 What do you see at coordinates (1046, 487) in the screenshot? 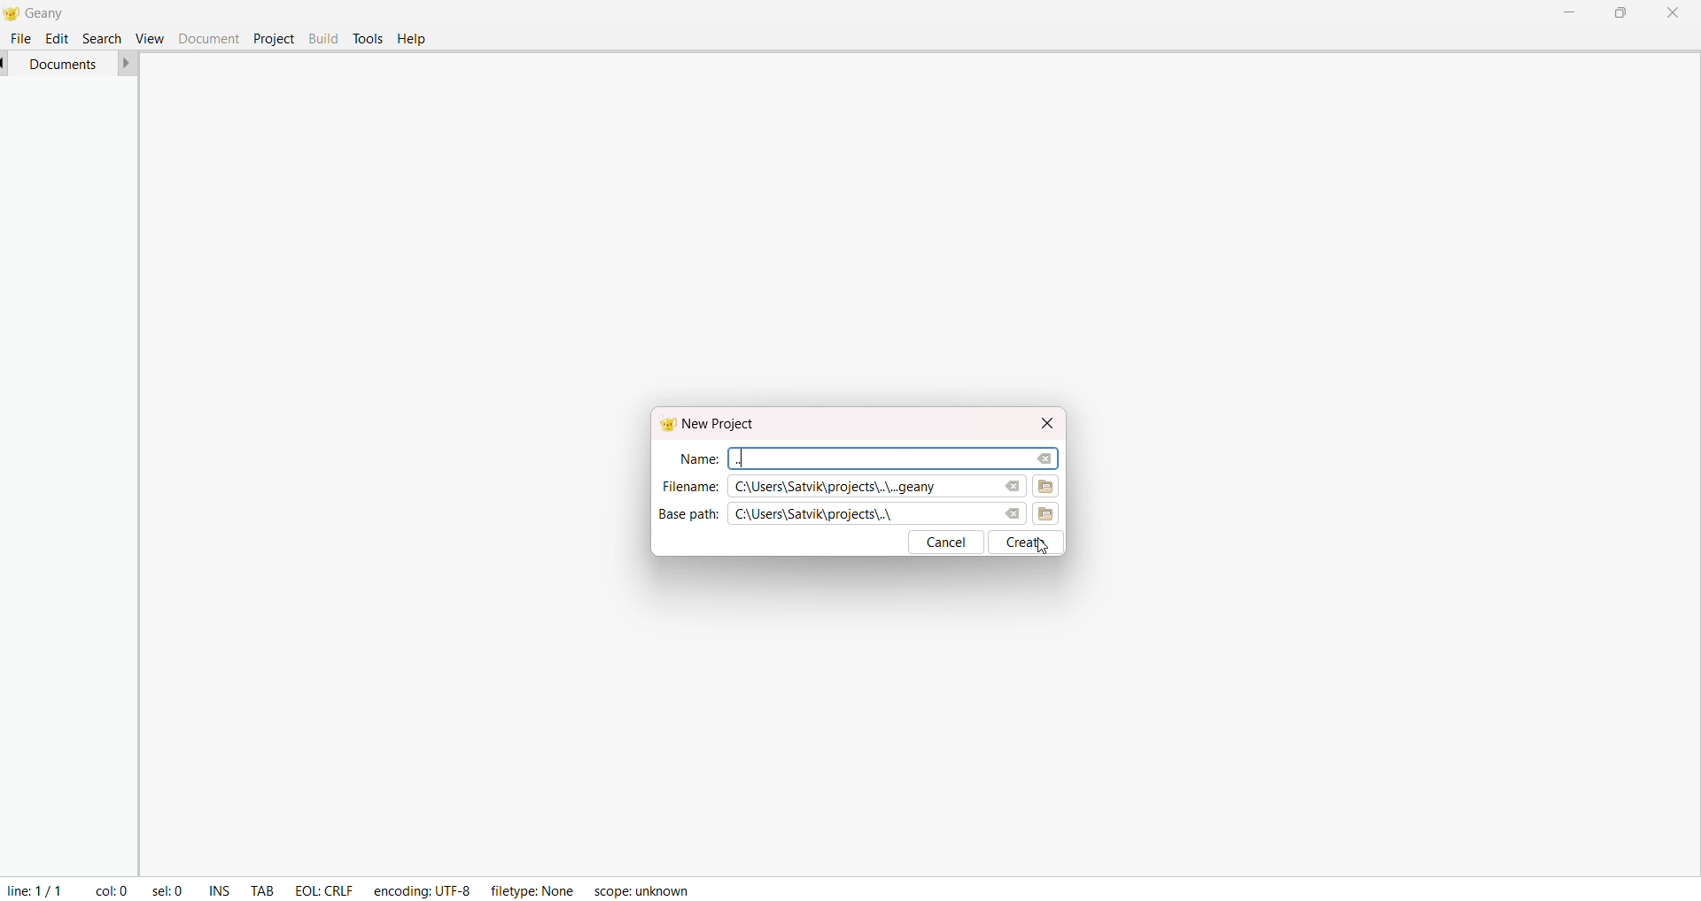
I see `browse` at bounding box center [1046, 487].